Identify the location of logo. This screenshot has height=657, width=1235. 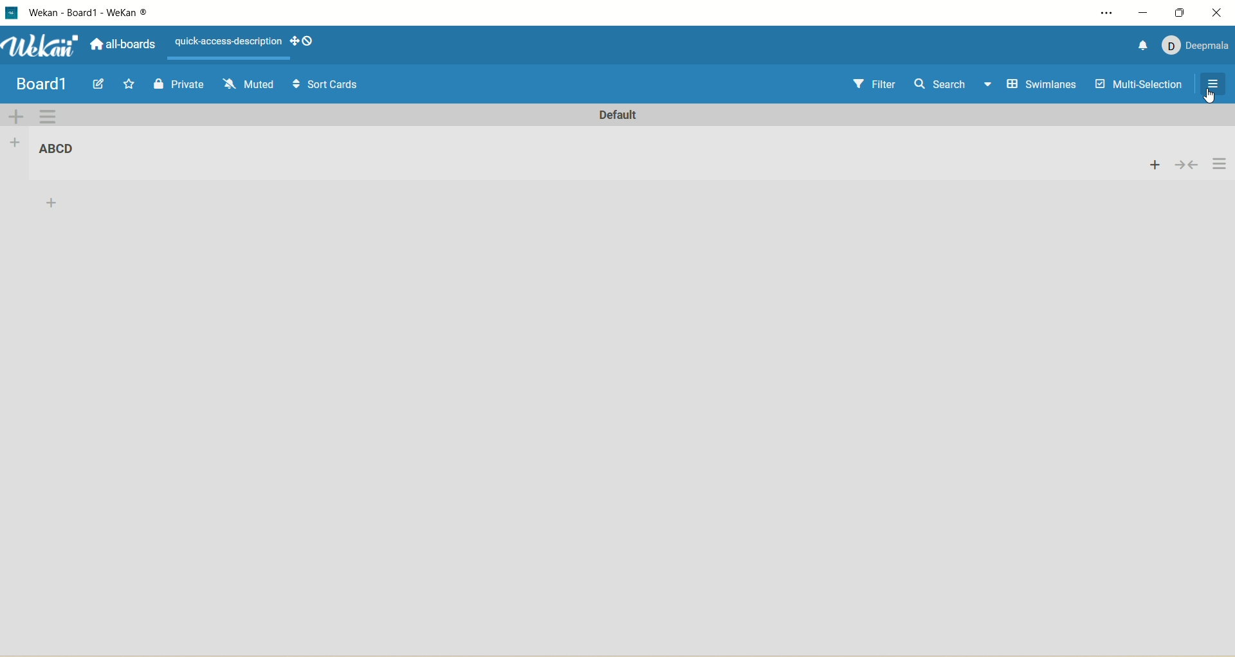
(14, 13).